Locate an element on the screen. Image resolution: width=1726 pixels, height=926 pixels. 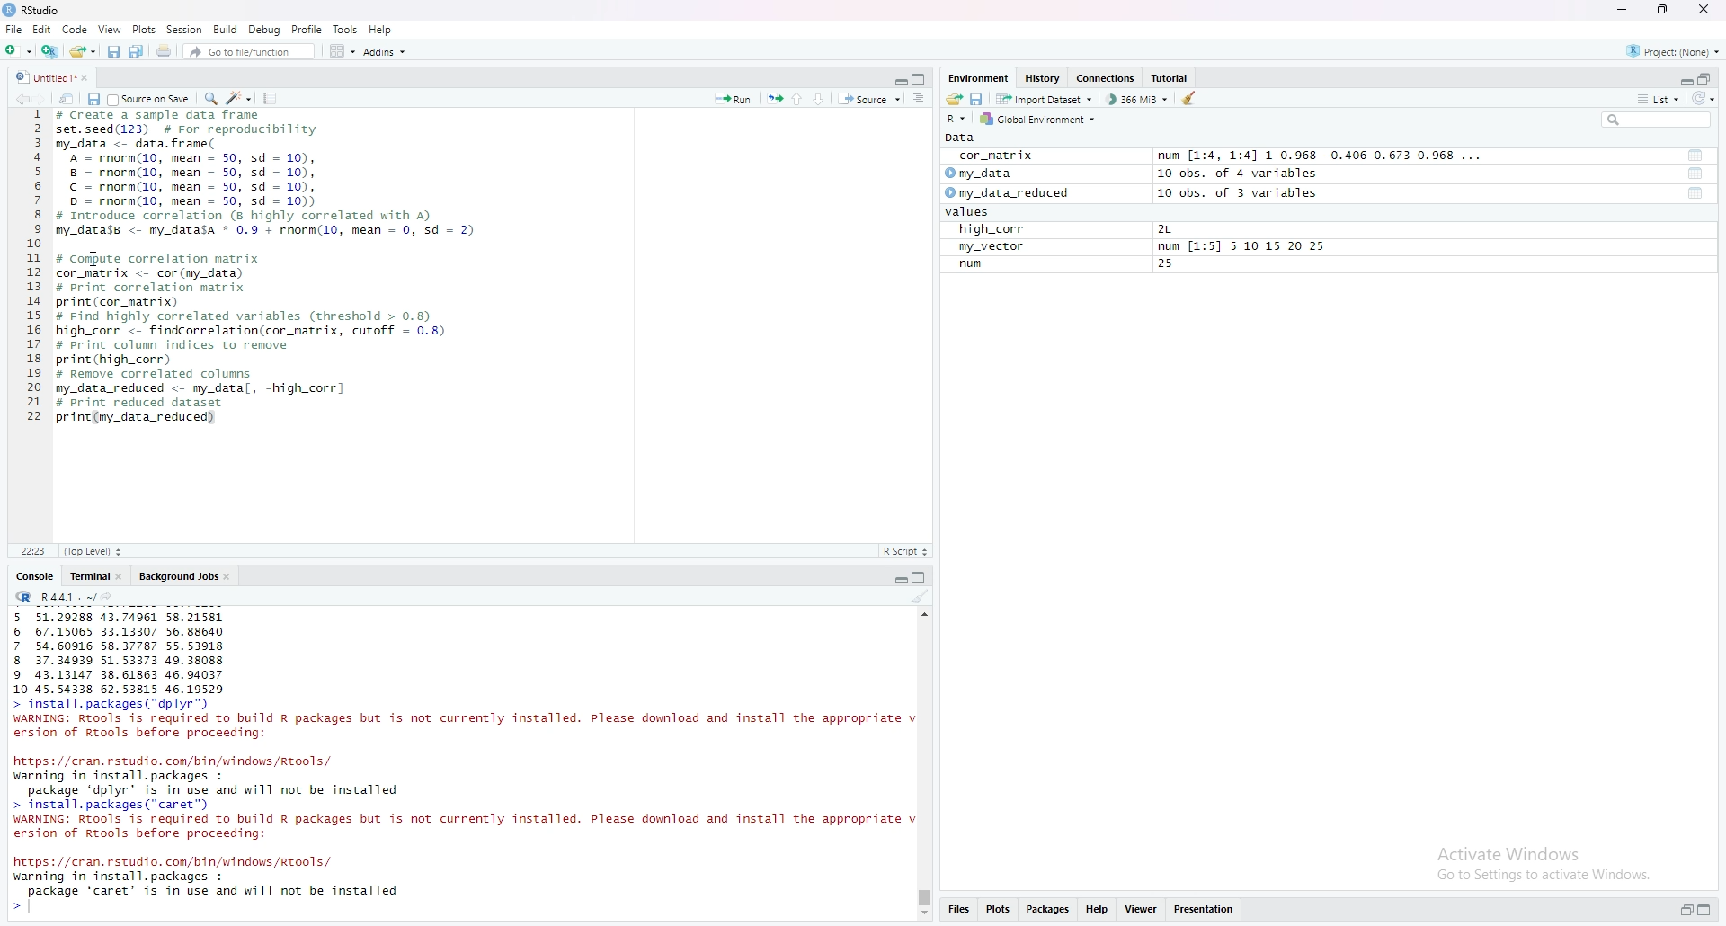
> install.packages( dplyr)
WARNING: Rtools is required to build R packages but is not currently installed. Please download and install the appropriate v
ersion of Rtools before proceeding: is located at coordinates (462, 723).